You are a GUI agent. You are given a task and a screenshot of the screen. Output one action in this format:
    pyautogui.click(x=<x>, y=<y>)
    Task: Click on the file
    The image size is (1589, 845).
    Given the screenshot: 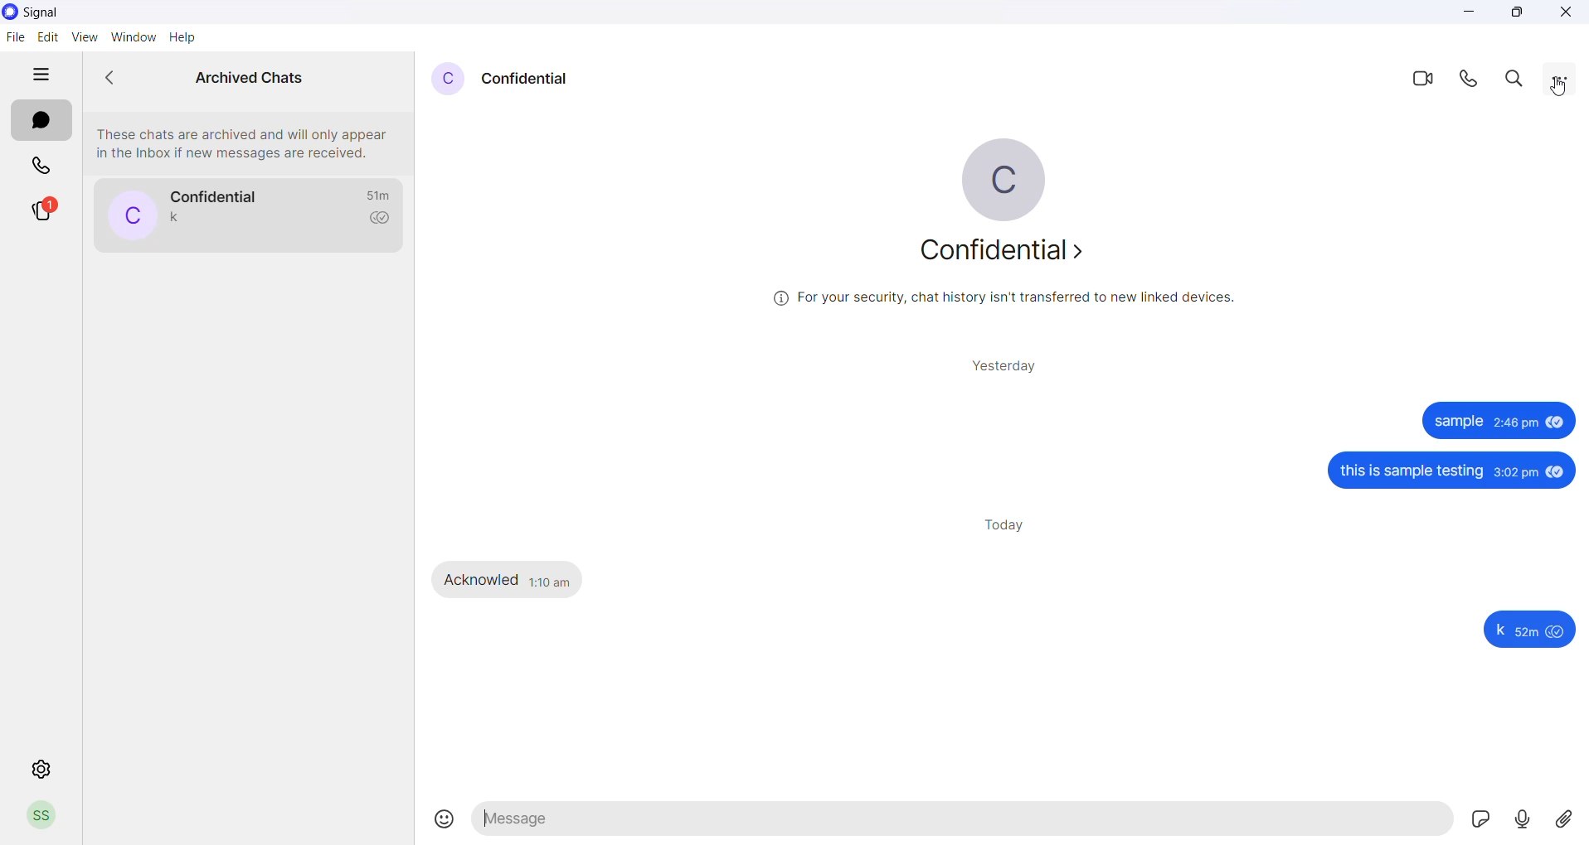 What is the action you would take?
    pyautogui.click(x=15, y=38)
    